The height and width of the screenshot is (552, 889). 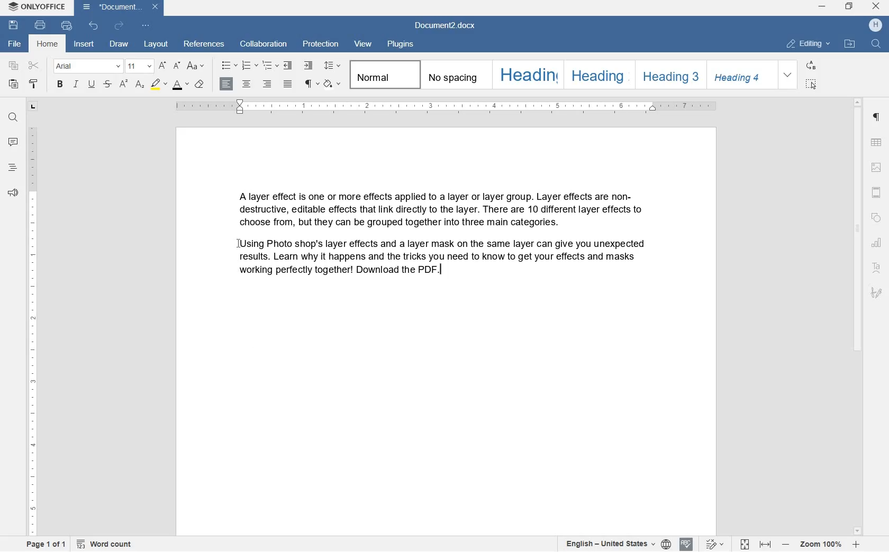 What do you see at coordinates (156, 43) in the screenshot?
I see `LAYOUT` at bounding box center [156, 43].